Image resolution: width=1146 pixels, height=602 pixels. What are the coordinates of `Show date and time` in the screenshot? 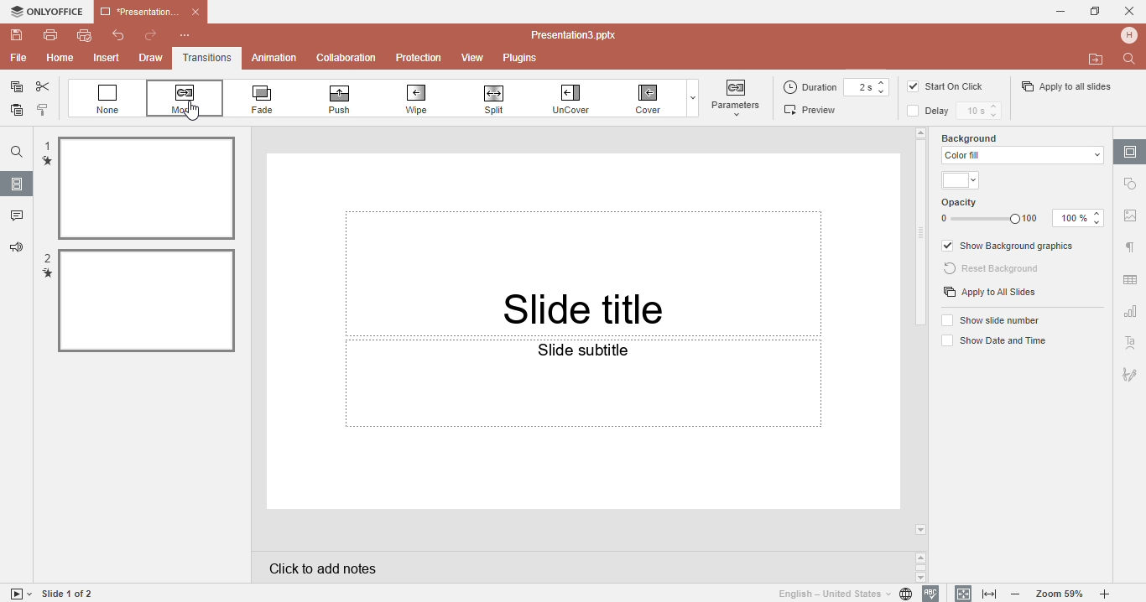 It's located at (992, 342).